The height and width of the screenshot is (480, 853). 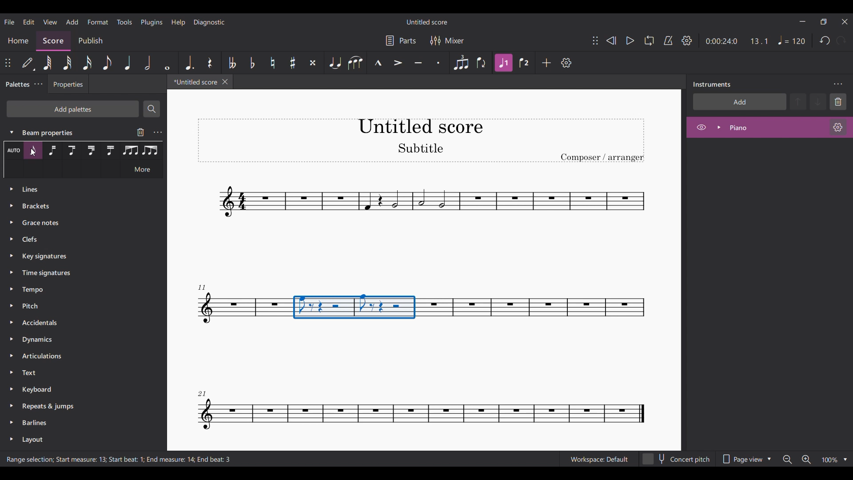 I want to click on File menu, so click(x=9, y=22).